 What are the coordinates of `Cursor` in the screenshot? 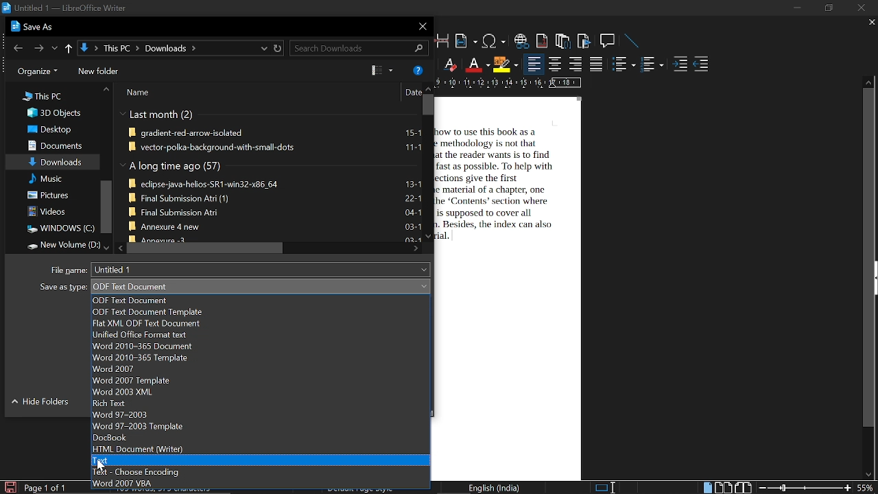 It's located at (105, 465).